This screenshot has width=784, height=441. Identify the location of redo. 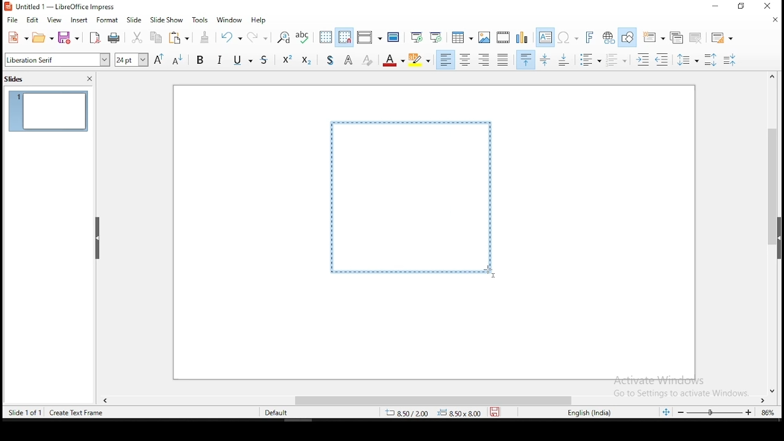
(259, 36).